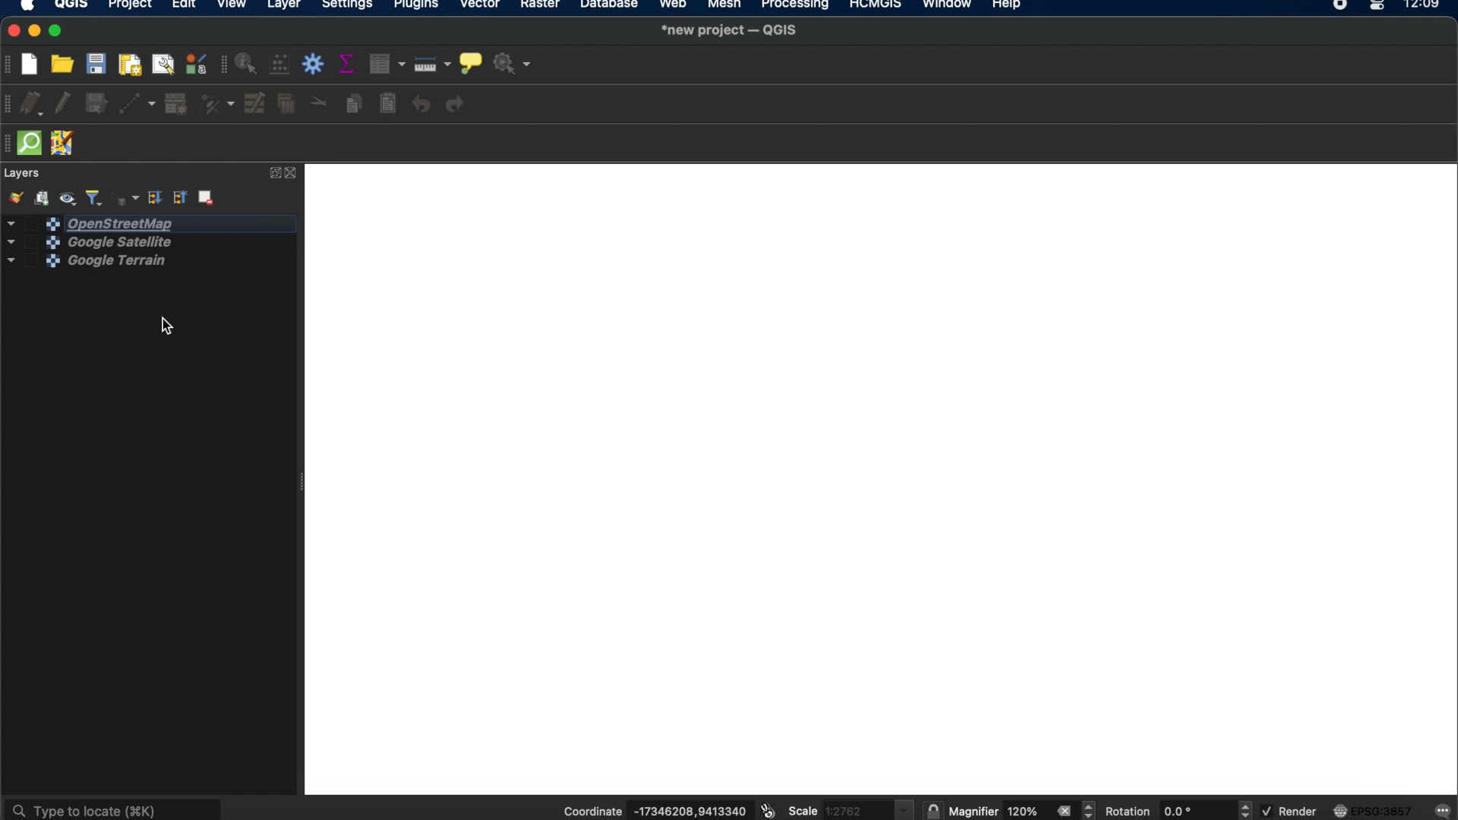 The height and width of the screenshot is (820, 1458). Describe the element at coordinates (390, 65) in the screenshot. I see `open attribute table` at that location.